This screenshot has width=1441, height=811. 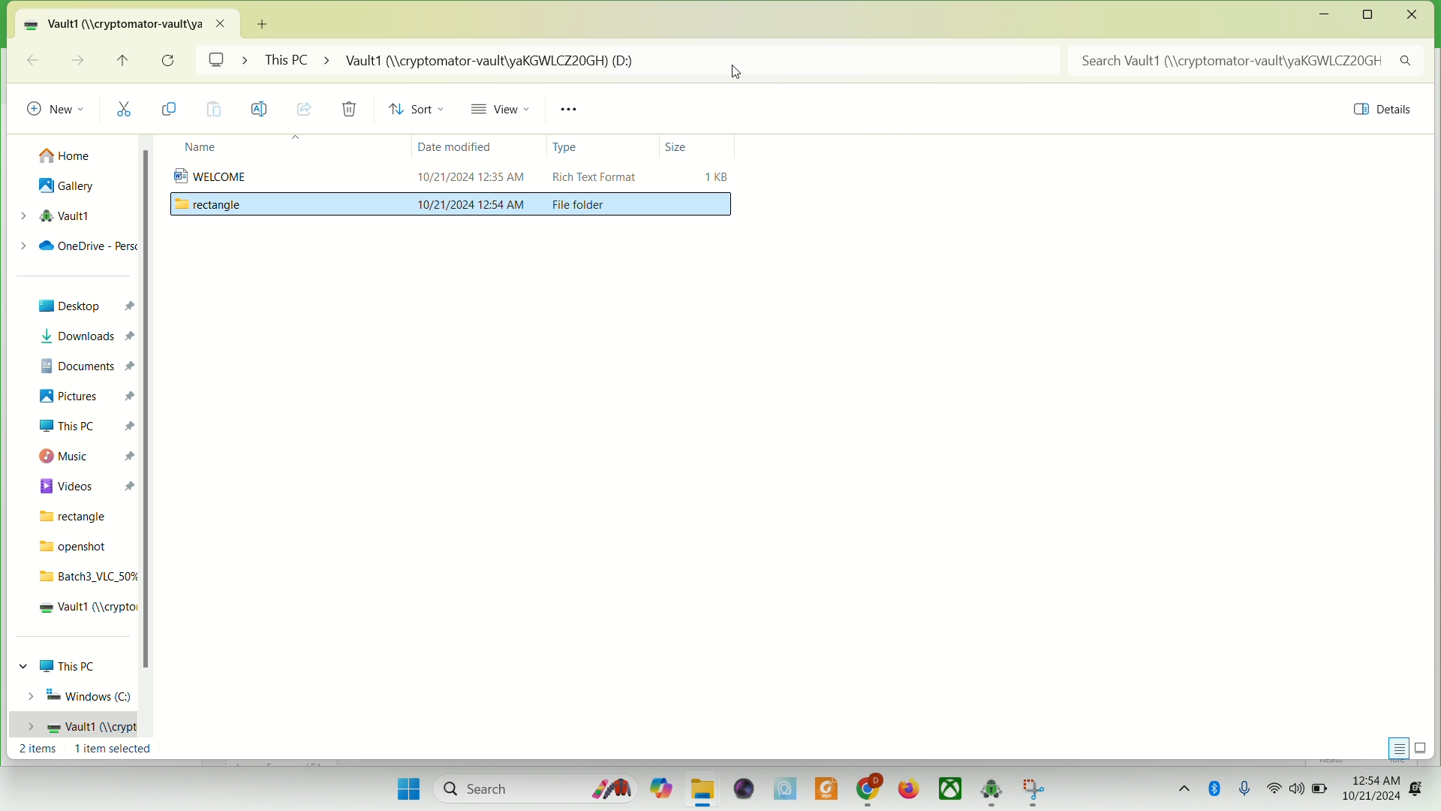 I want to click on date modified, so click(x=452, y=149).